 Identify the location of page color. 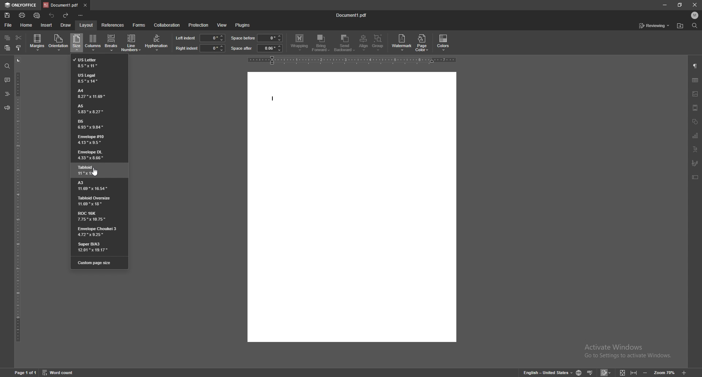
(423, 42).